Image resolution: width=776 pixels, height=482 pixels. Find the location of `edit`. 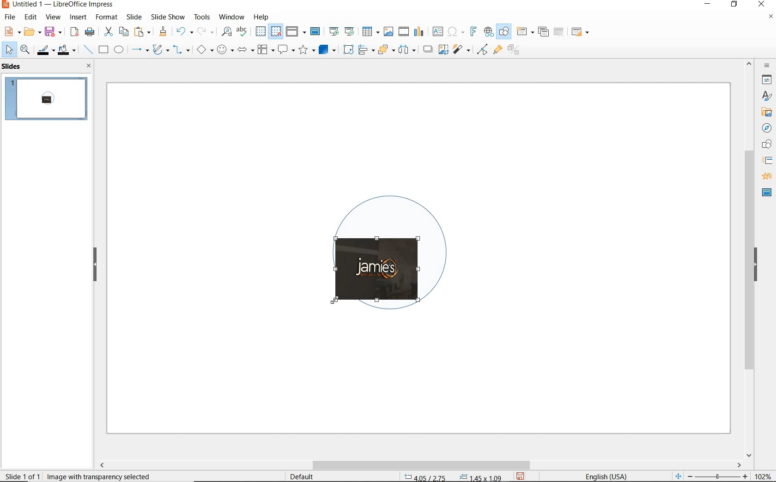

edit is located at coordinates (31, 17).